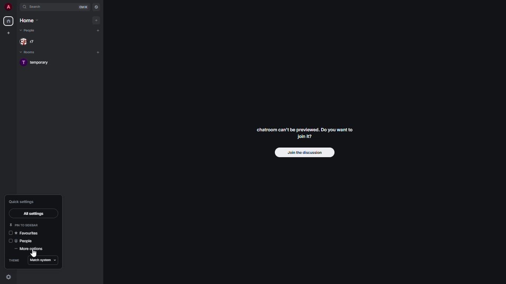 Image resolution: width=506 pixels, height=284 pixels. Describe the element at coordinates (96, 7) in the screenshot. I see `navigator` at that location.